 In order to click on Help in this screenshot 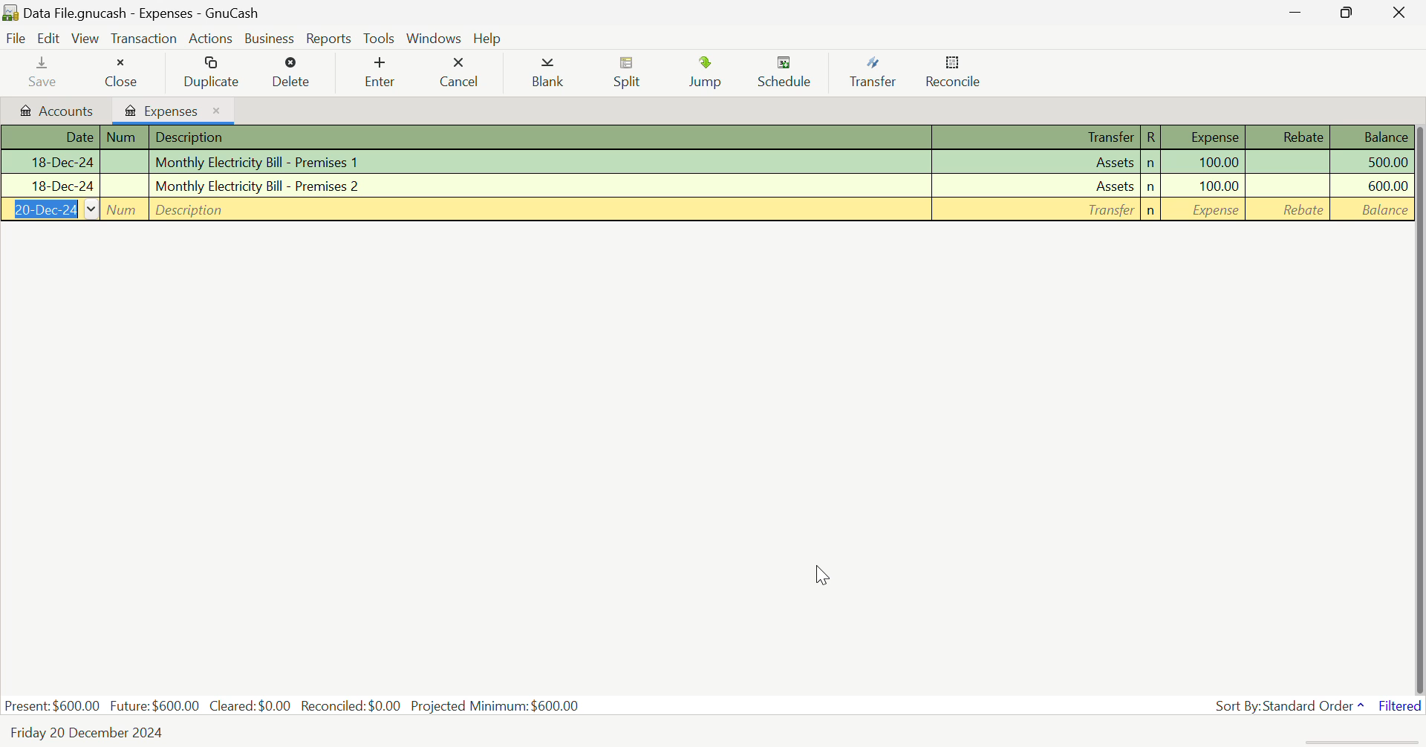, I will do `click(487, 38)`.